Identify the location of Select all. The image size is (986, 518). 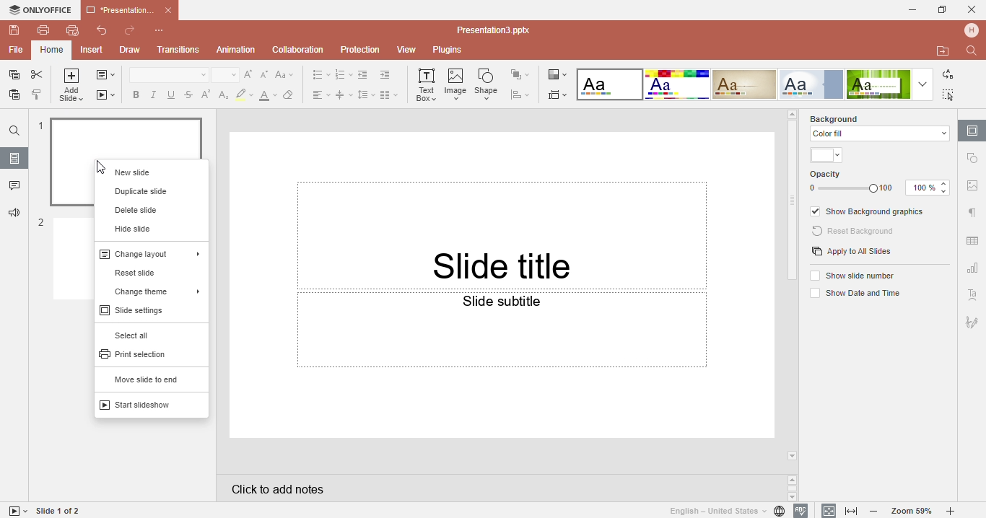
(951, 95).